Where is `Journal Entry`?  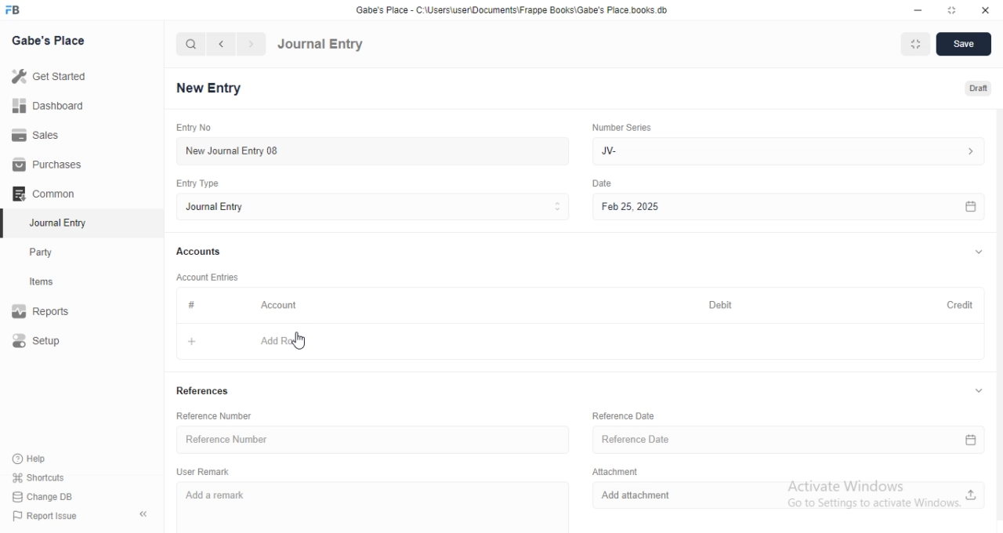 Journal Entry is located at coordinates (321, 45).